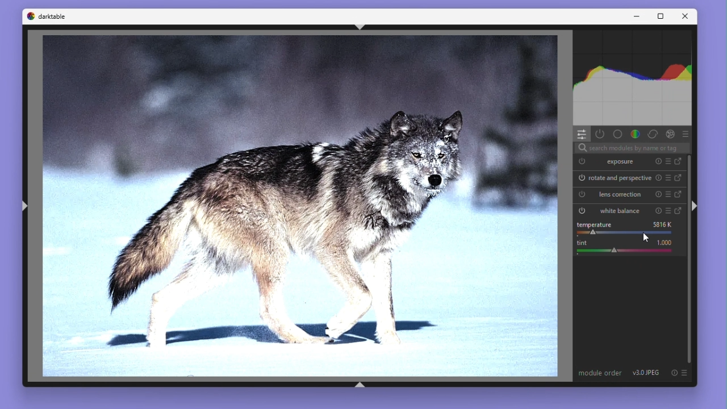 The height and width of the screenshot is (409, 727). I want to click on Reset, so click(673, 373).